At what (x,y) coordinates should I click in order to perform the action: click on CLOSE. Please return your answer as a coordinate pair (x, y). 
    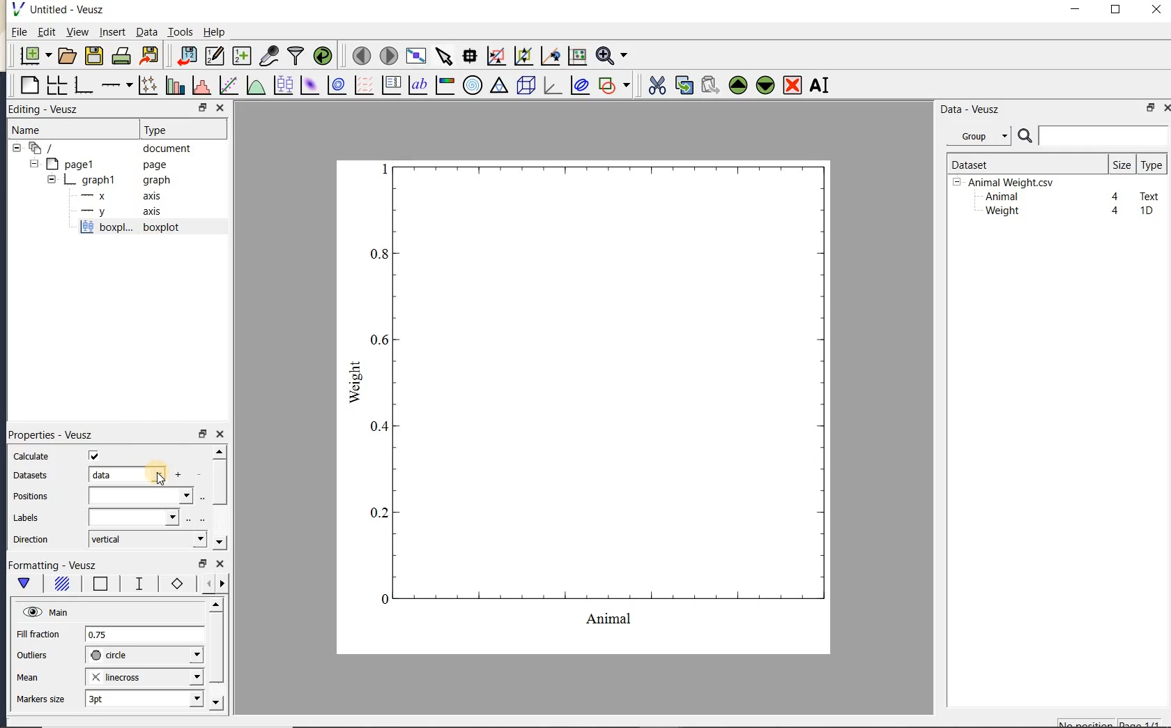
    Looking at the image, I should click on (220, 107).